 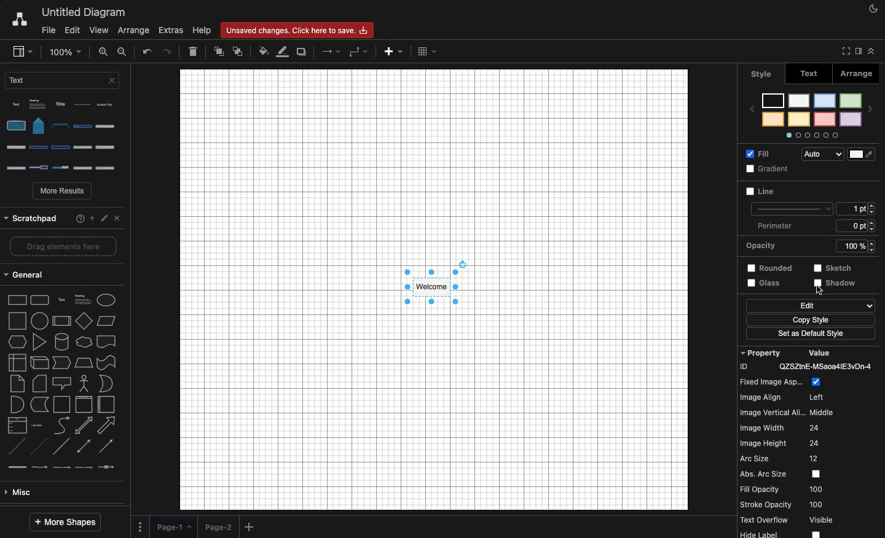 What do you see at coordinates (840, 268) in the screenshot?
I see `` at bounding box center [840, 268].